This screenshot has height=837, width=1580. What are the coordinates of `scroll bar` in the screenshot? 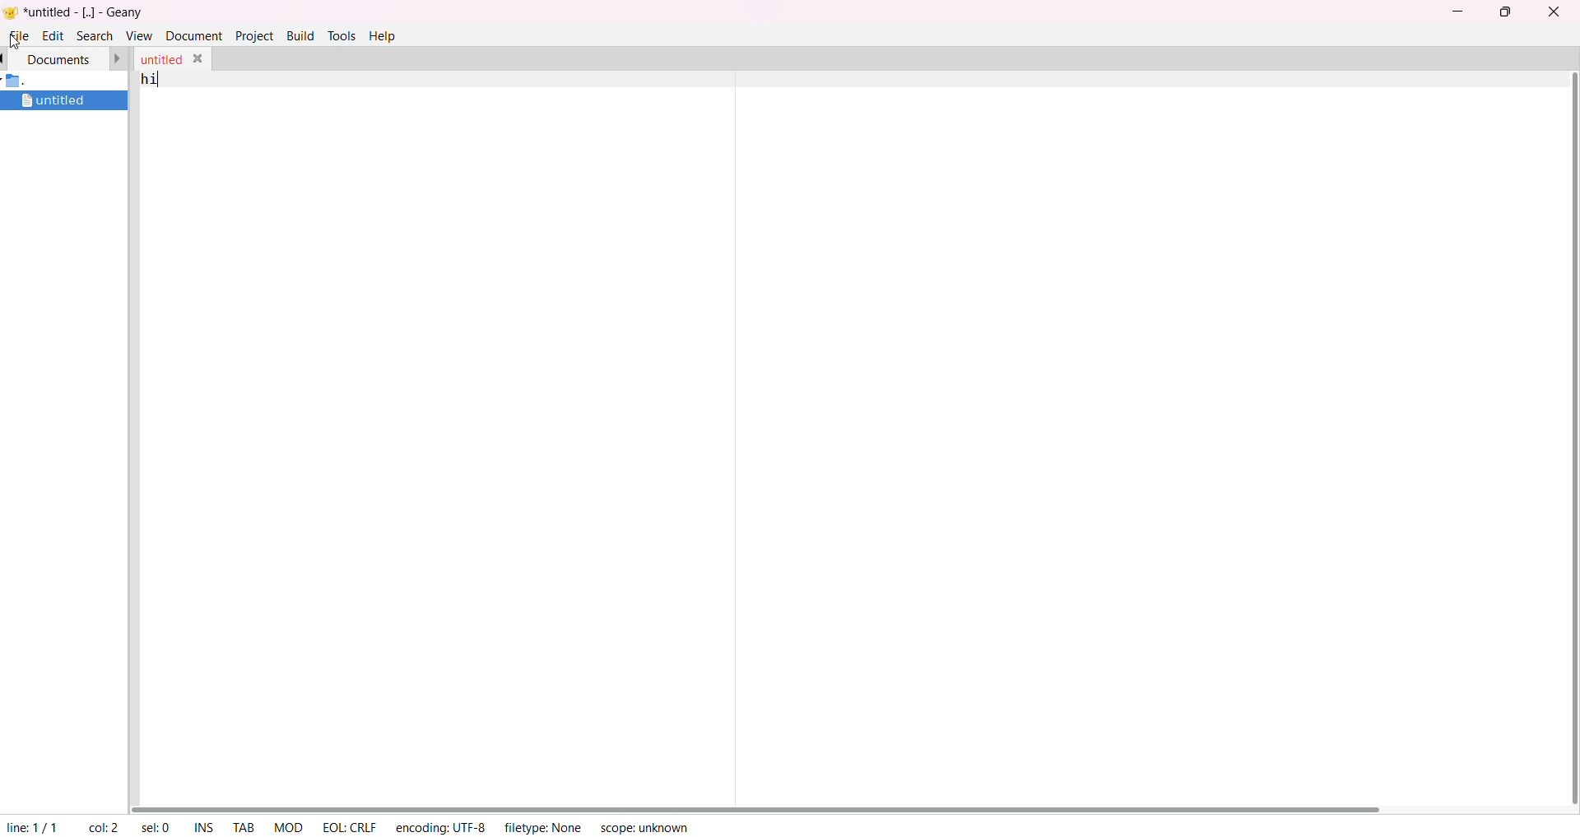 It's located at (769, 804).